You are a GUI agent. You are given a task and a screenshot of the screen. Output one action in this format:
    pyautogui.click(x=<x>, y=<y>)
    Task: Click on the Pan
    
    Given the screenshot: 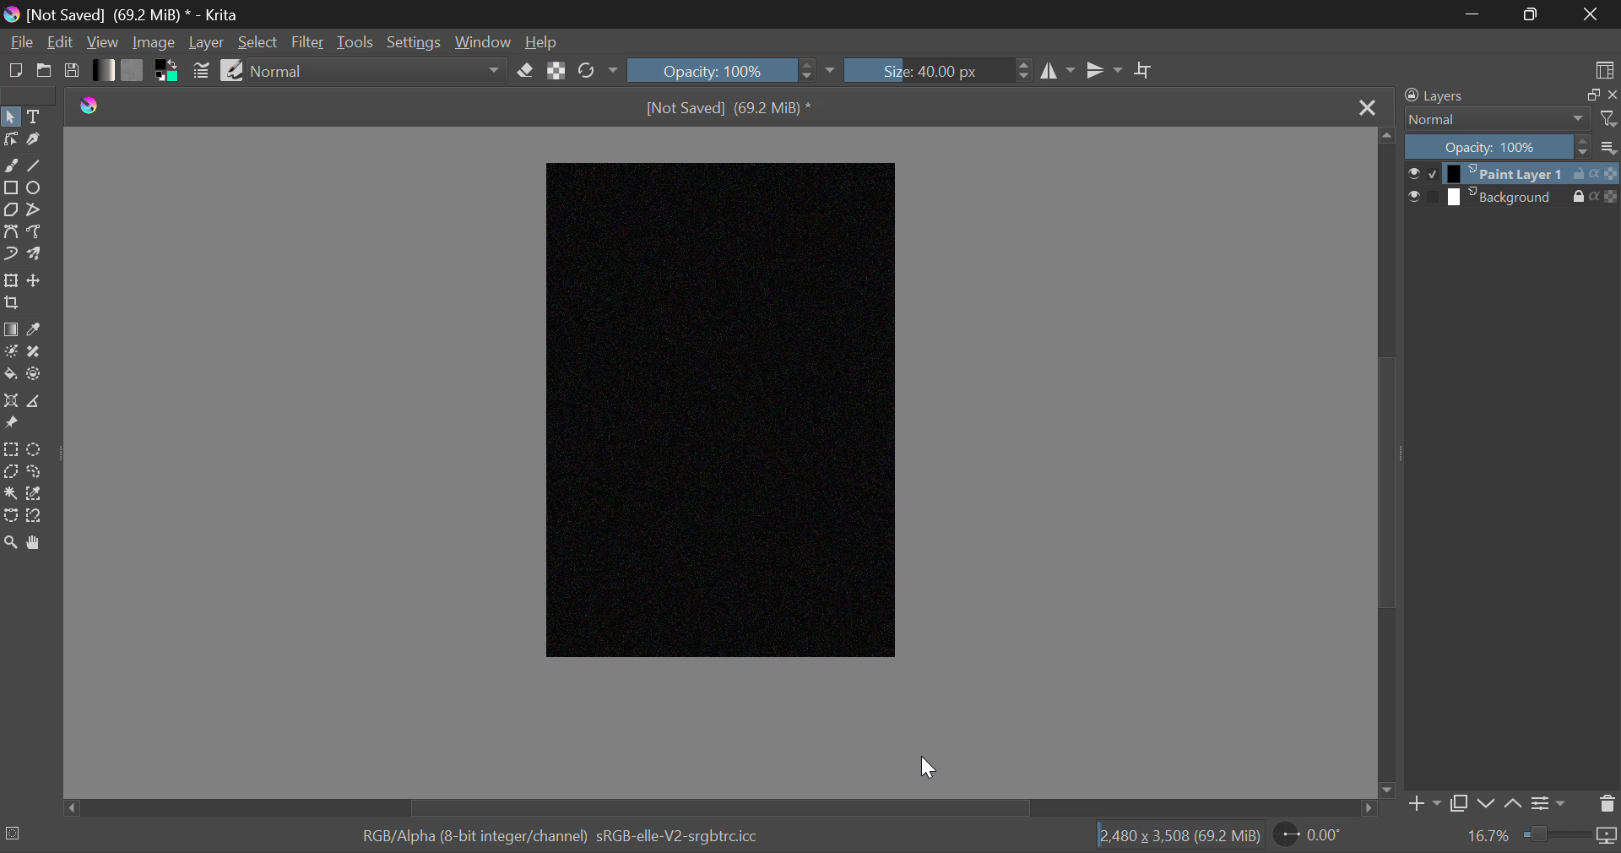 What is the action you would take?
    pyautogui.click(x=39, y=543)
    